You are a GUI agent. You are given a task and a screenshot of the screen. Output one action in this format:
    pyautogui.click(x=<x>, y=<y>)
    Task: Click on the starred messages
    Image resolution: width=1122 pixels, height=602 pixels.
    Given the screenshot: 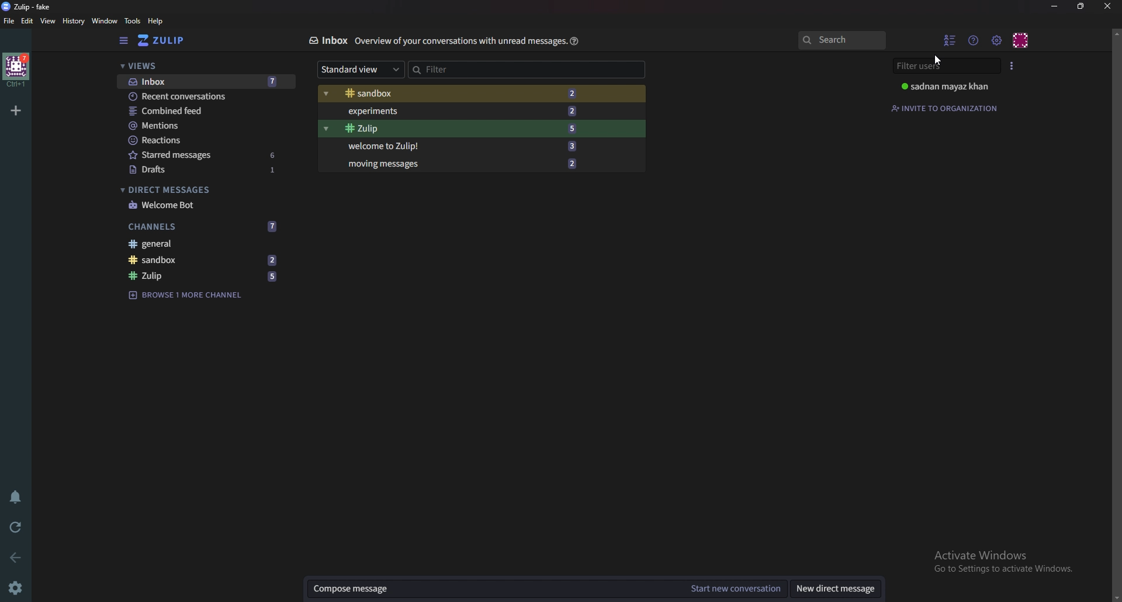 What is the action you would take?
    pyautogui.click(x=203, y=154)
    